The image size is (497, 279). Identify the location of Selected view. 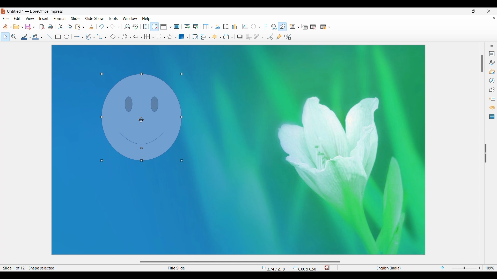
(164, 27).